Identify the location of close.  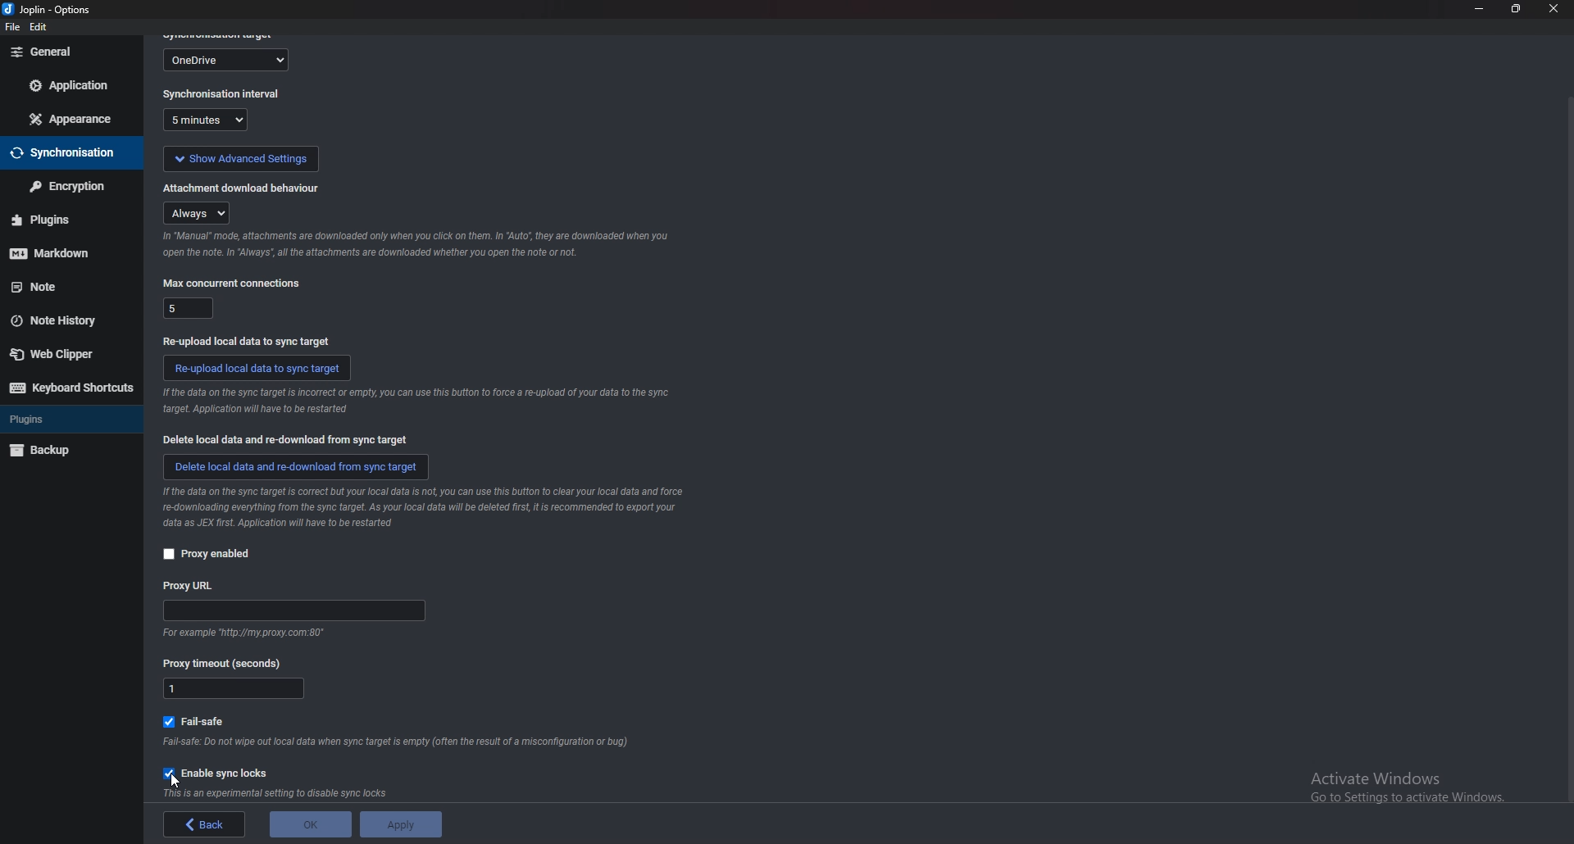
(1552, 9).